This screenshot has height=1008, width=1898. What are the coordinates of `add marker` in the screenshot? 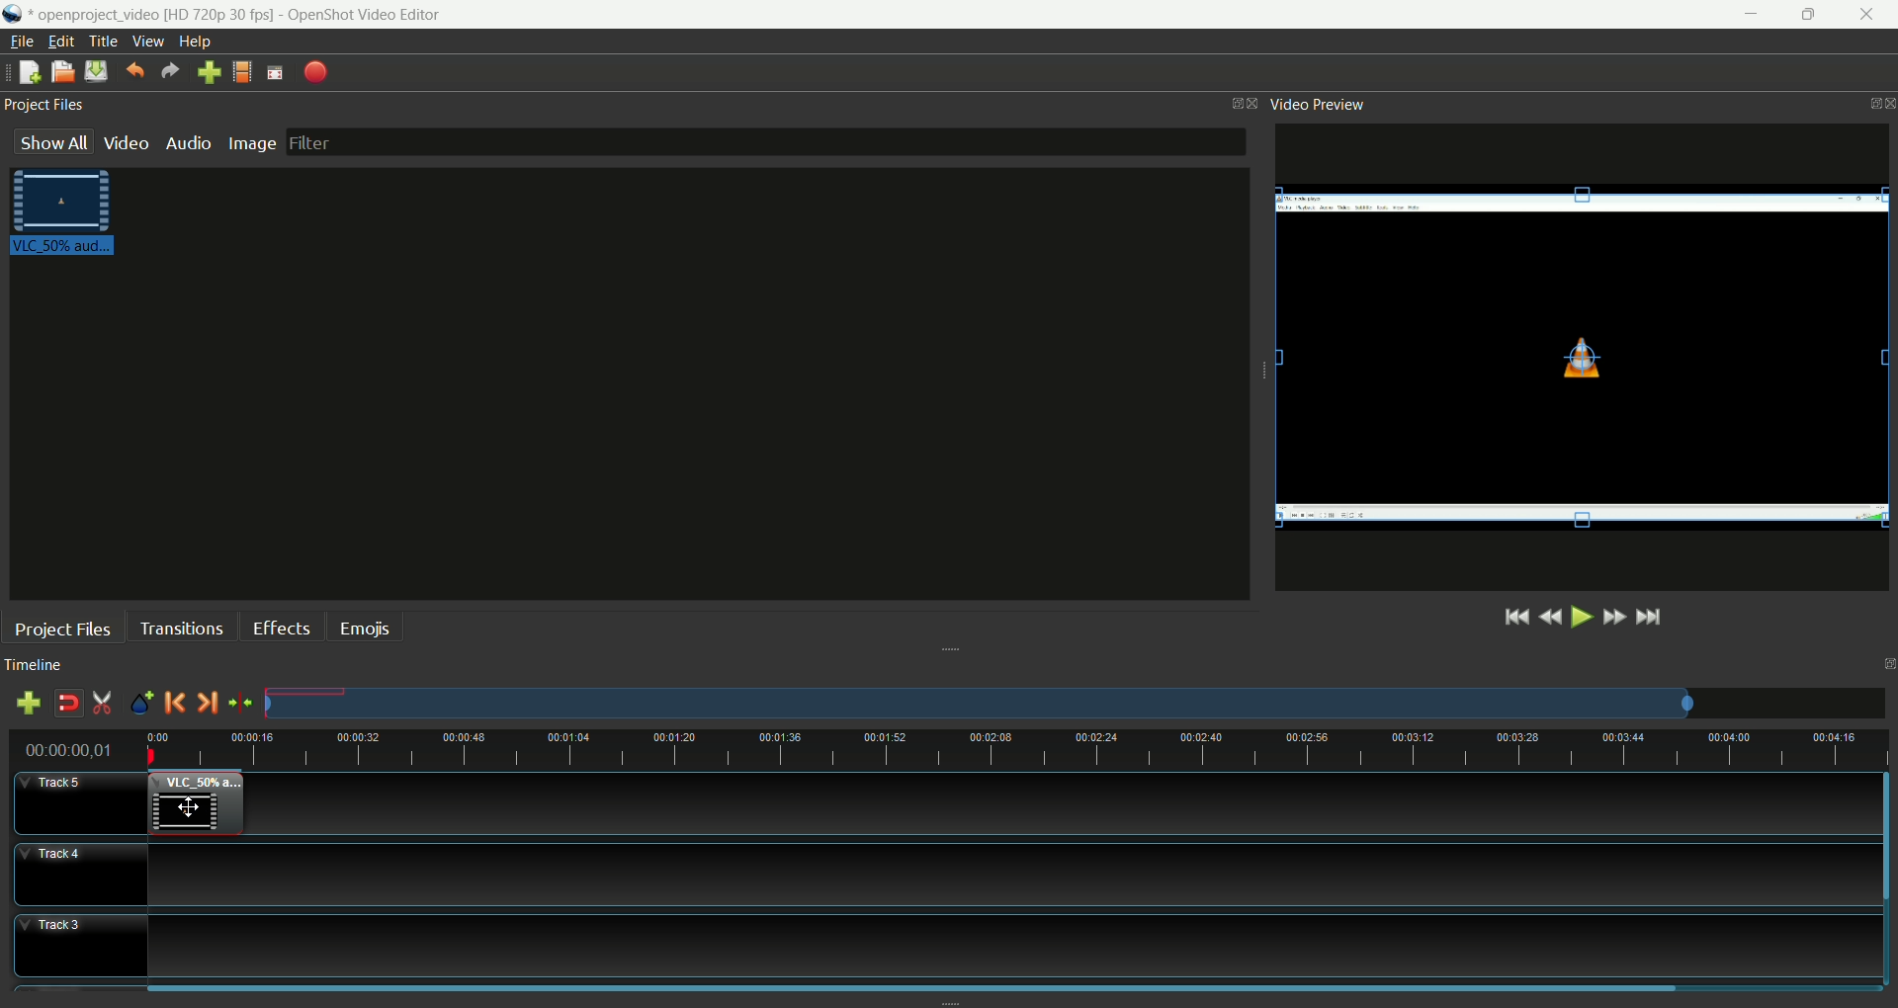 It's located at (144, 701).